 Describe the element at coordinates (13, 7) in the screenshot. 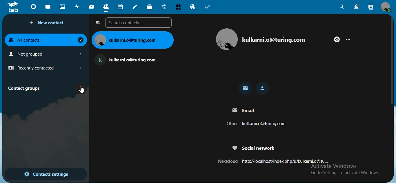

I see `icon` at that location.